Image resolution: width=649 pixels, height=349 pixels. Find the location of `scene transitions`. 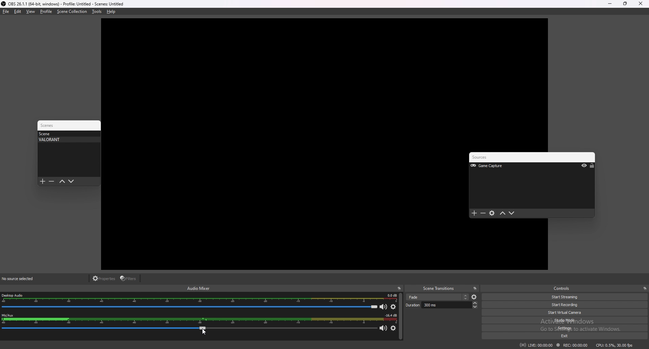

scene transitions is located at coordinates (439, 289).